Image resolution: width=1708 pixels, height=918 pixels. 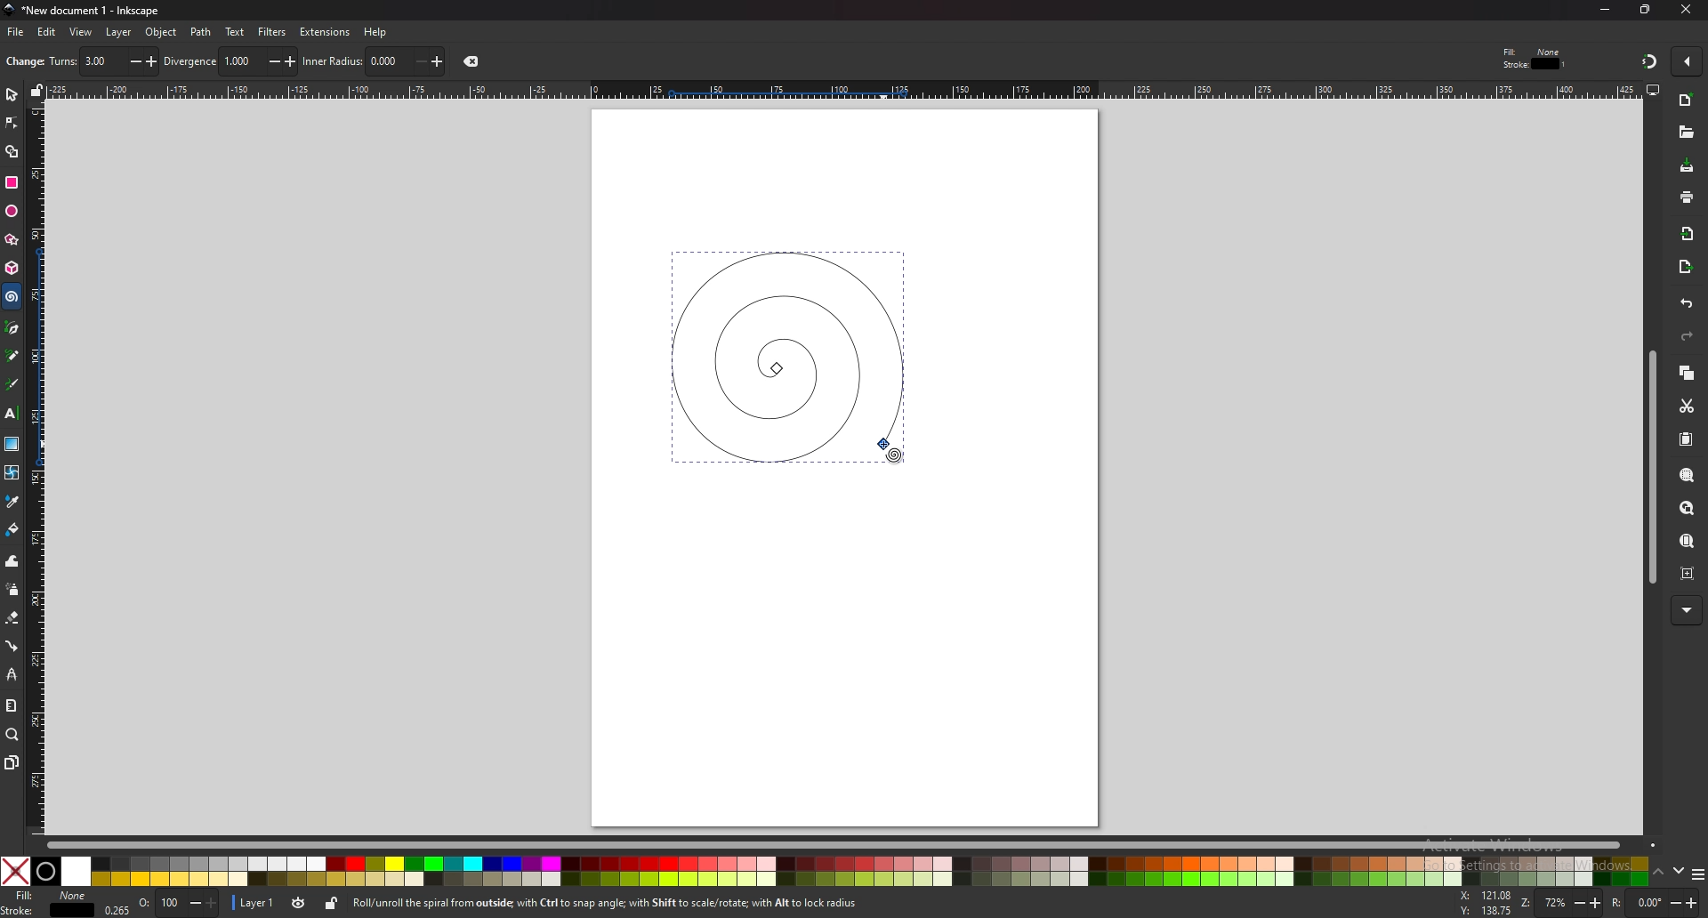 What do you see at coordinates (1687, 507) in the screenshot?
I see `zoom drawing` at bounding box center [1687, 507].